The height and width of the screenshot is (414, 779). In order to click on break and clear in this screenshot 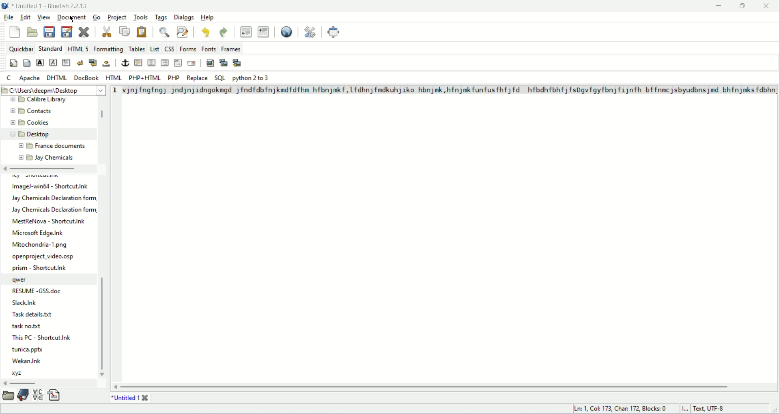, I will do `click(93, 62)`.